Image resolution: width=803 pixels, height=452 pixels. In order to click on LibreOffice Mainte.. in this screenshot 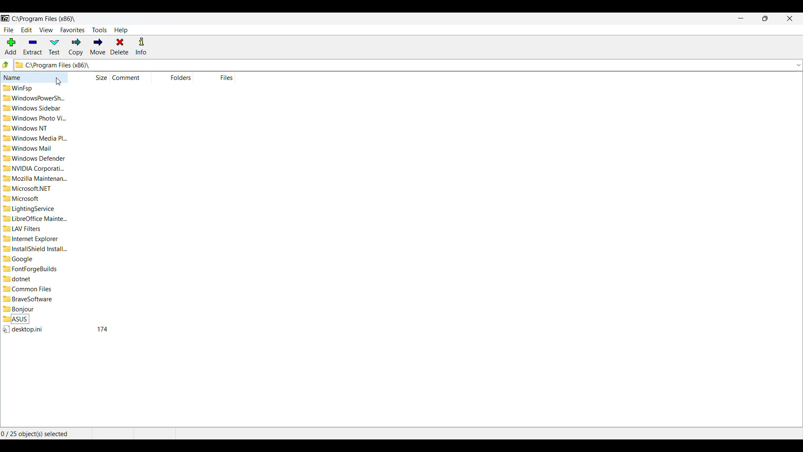, I will do `click(37, 218)`.